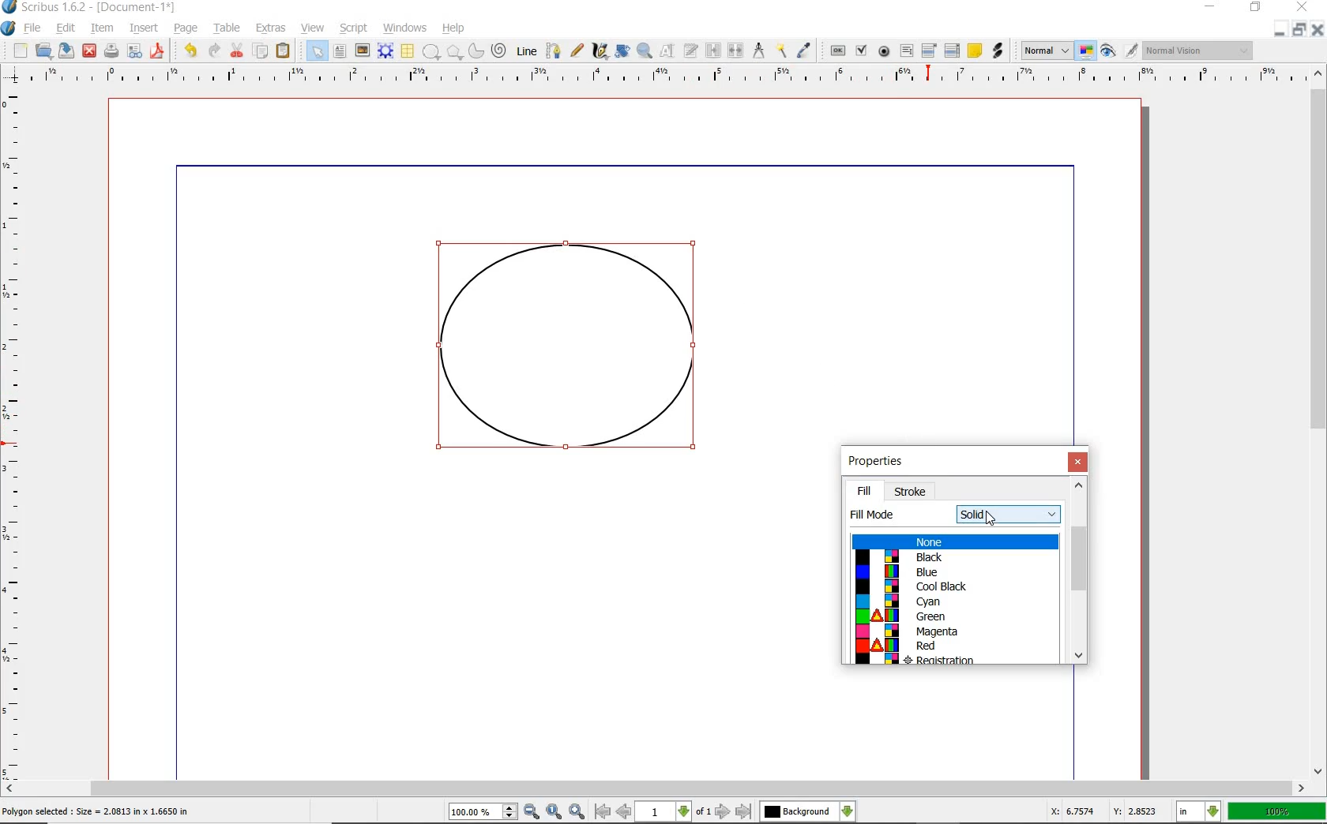 This screenshot has height=824, width=1327. What do you see at coordinates (66, 51) in the screenshot?
I see `SAVE` at bounding box center [66, 51].